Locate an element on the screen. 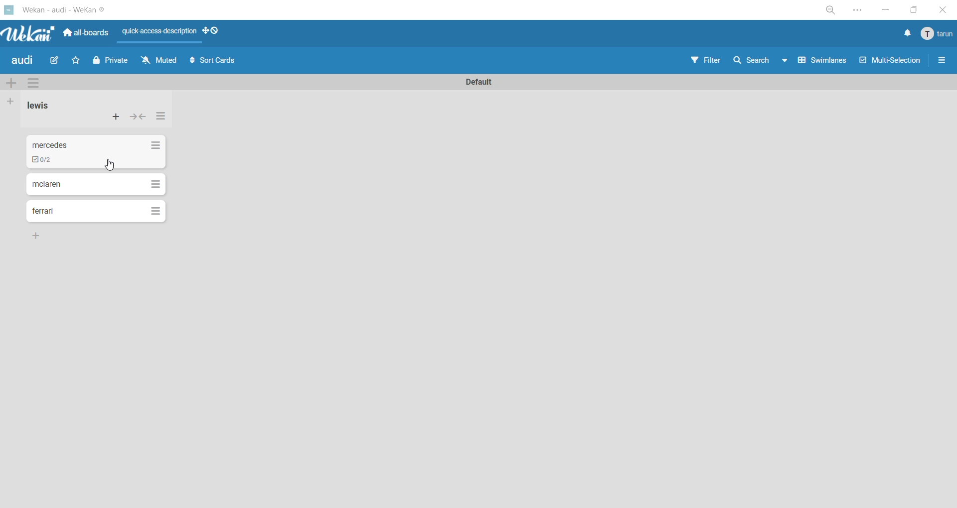  show desktop drag handles is located at coordinates (215, 31).